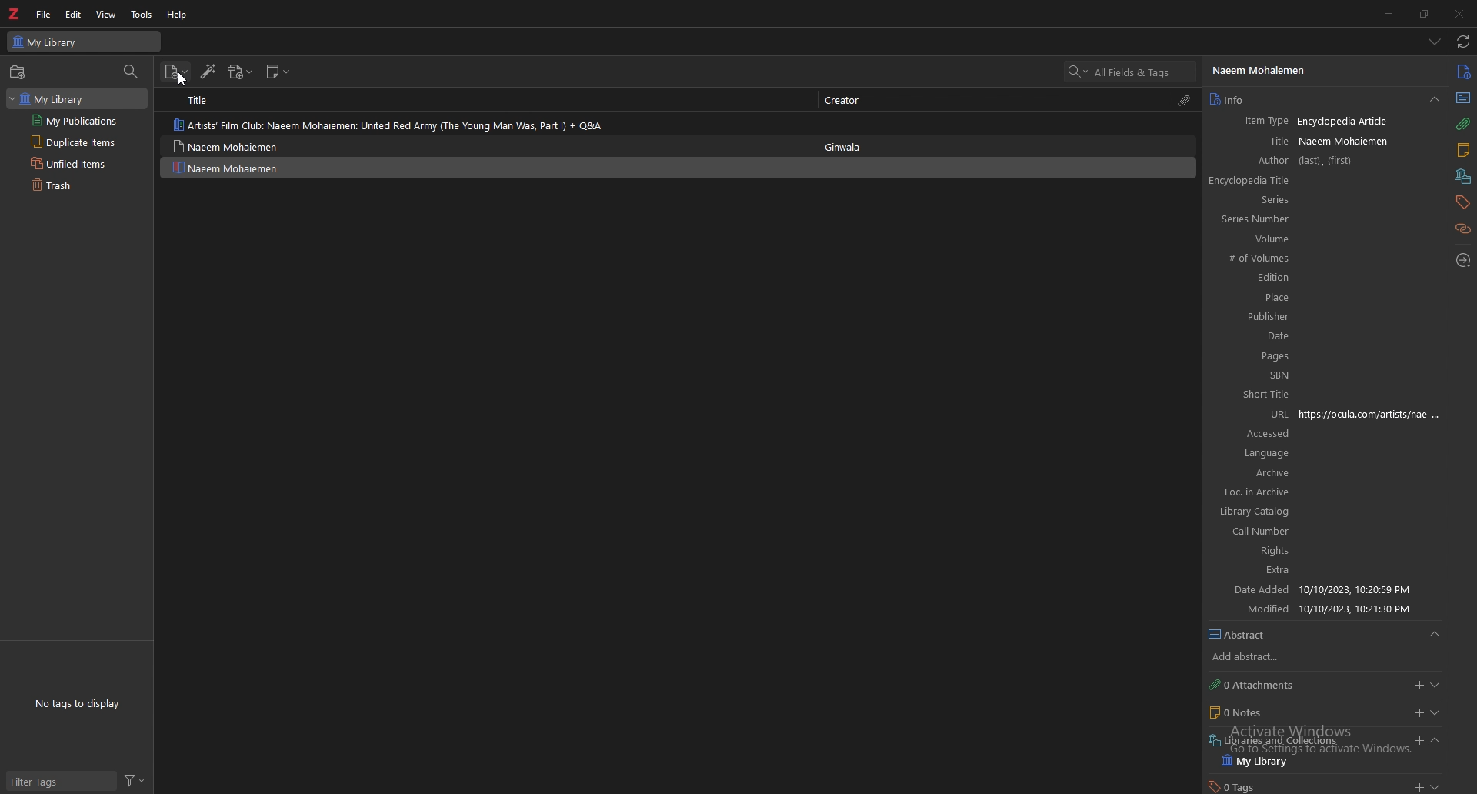 This screenshot has height=794, width=1477. What do you see at coordinates (485, 147) in the screenshot?
I see `item` at bounding box center [485, 147].